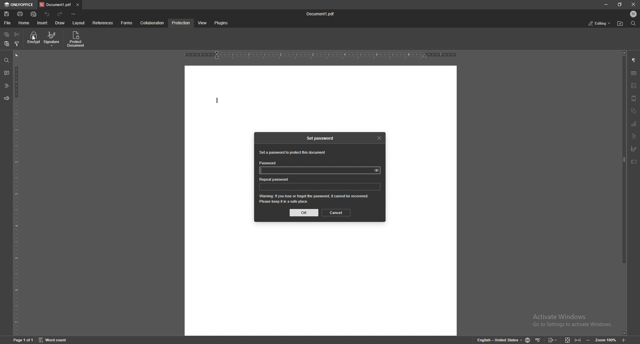 Image resolution: width=640 pixels, height=344 pixels. What do you see at coordinates (634, 162) in the screenshot?
I see `text box` at bounding box center [634, 162].